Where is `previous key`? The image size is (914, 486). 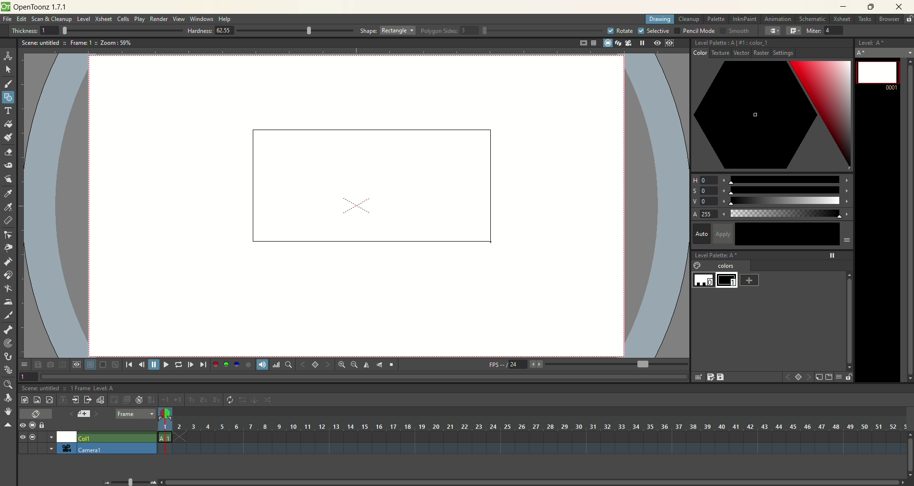
previous key is located at coordinates (787, 378).